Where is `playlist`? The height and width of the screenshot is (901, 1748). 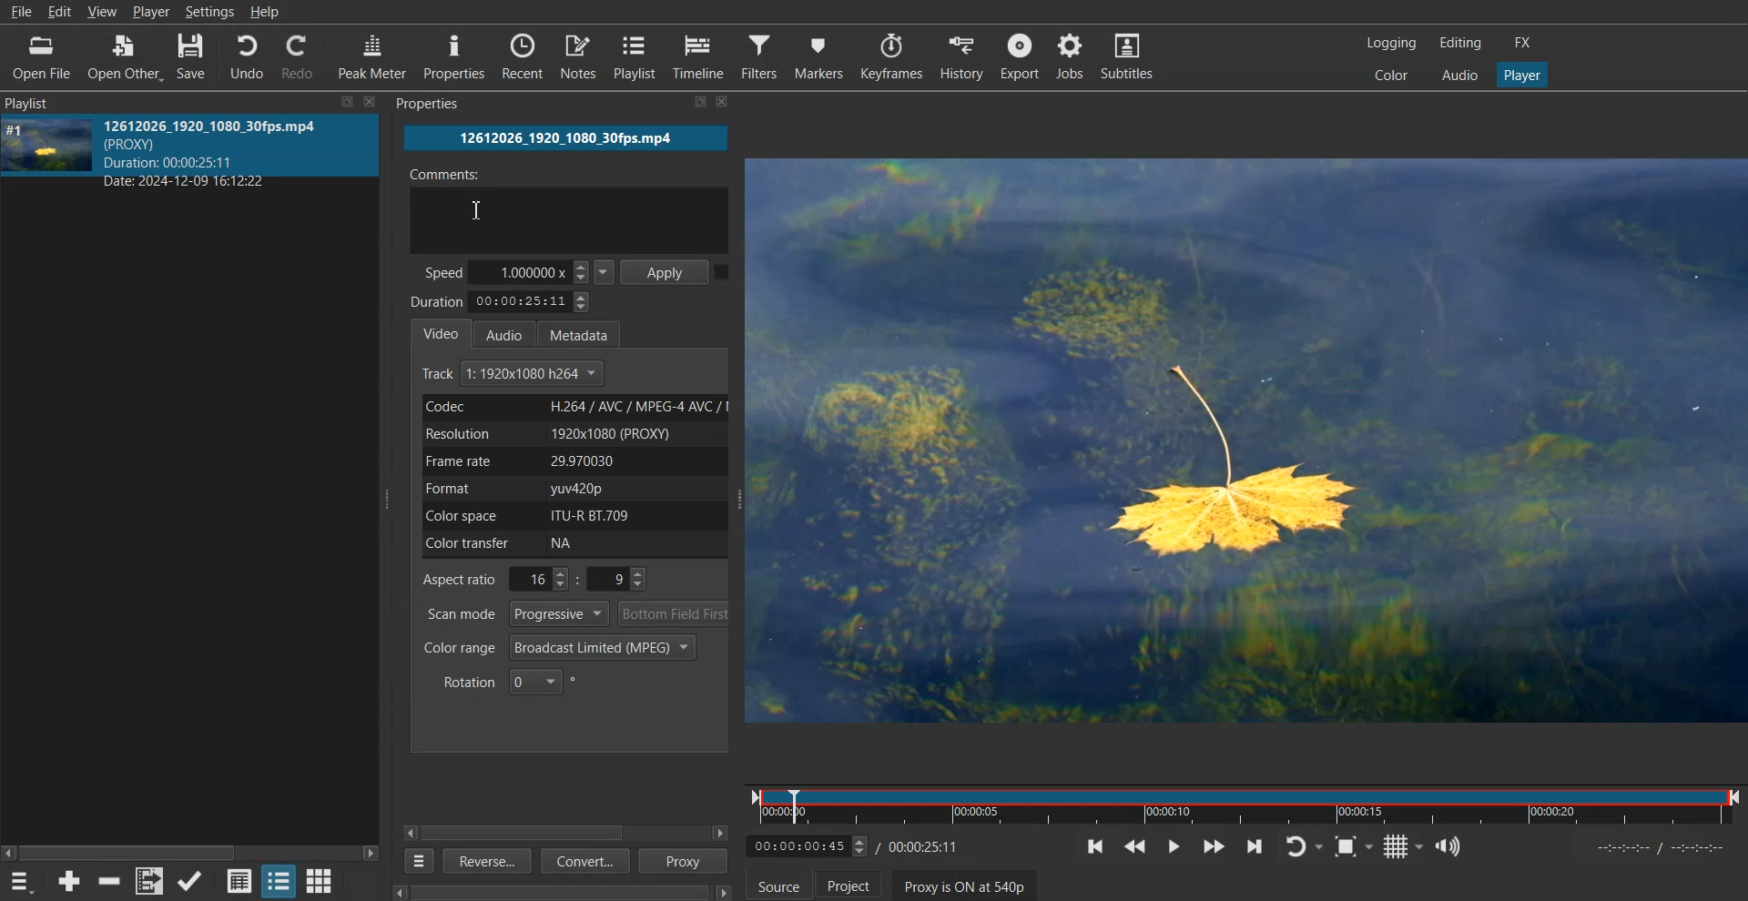 playlist is located at coordinates (47, 102).